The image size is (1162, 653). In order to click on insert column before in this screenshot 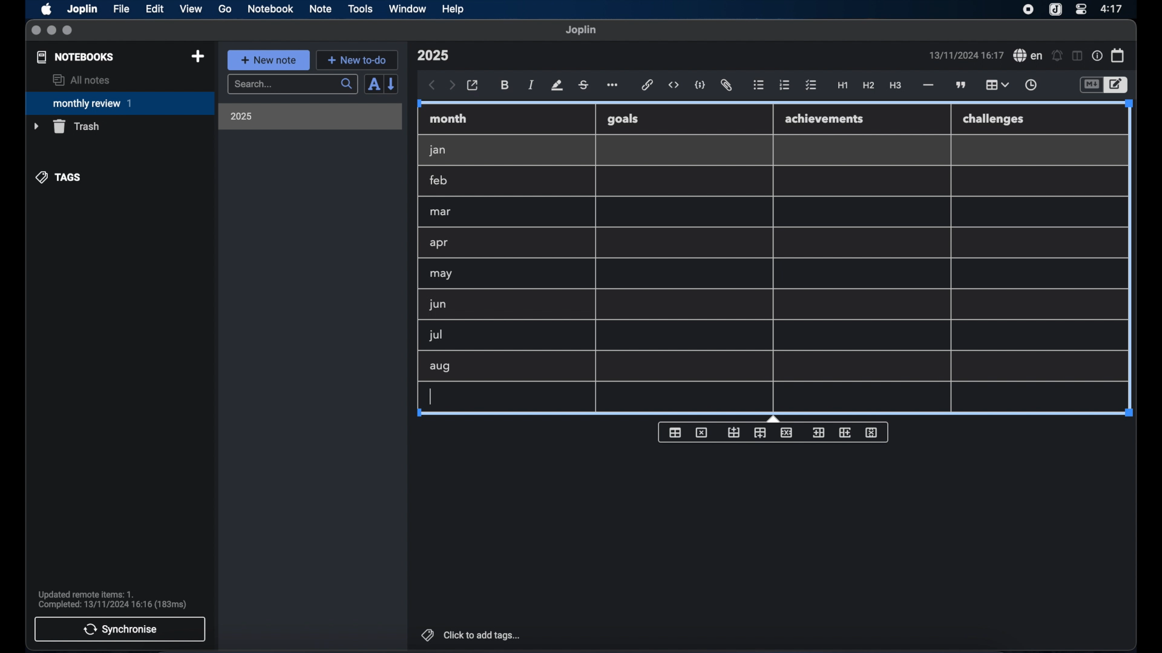, I will do `click(818, 433)`.